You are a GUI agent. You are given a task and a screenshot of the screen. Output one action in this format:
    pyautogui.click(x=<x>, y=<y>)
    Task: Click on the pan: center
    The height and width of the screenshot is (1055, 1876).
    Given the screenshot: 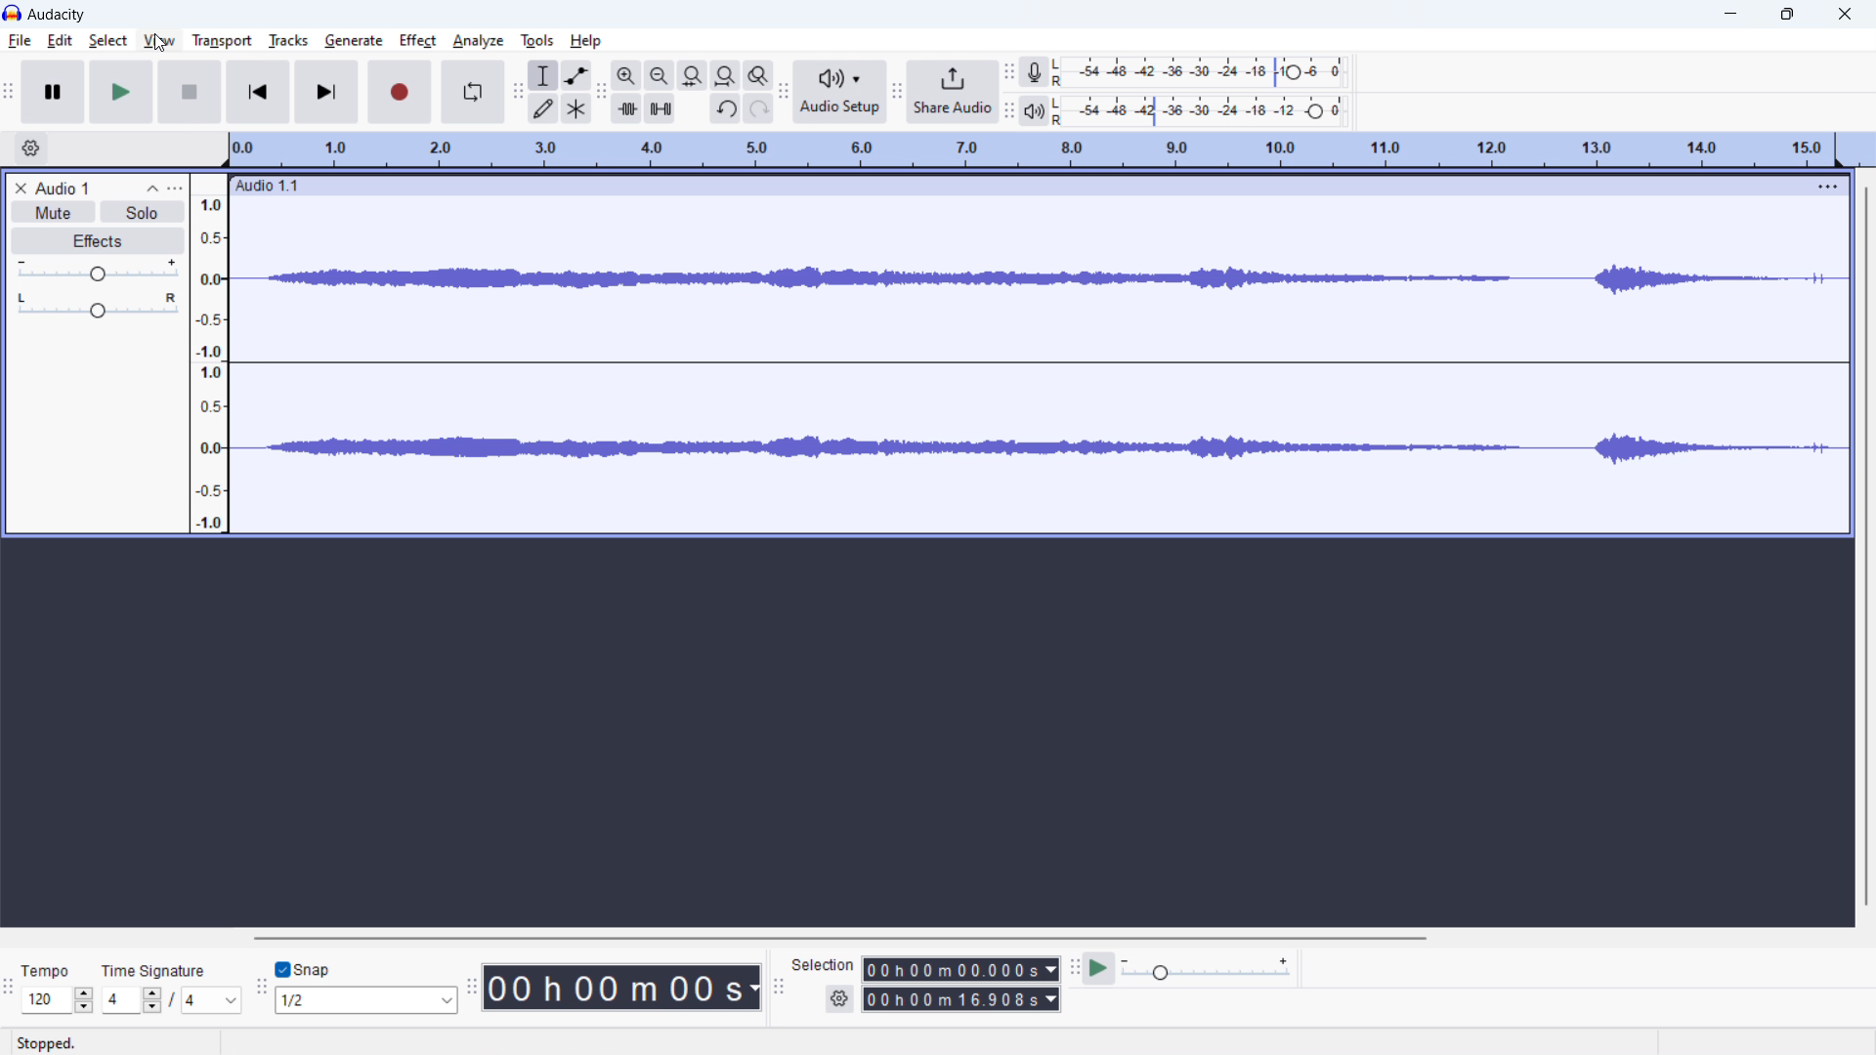 What is the action you would take?
    pyautogui.click(x=99, y=306)
    